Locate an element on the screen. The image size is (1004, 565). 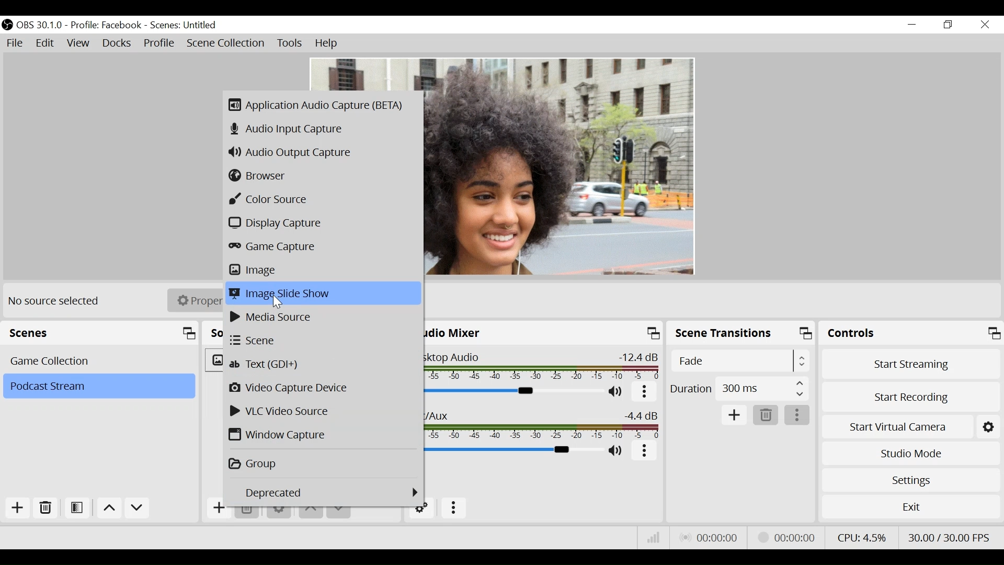
Settings is located at coordinates (910, 480).